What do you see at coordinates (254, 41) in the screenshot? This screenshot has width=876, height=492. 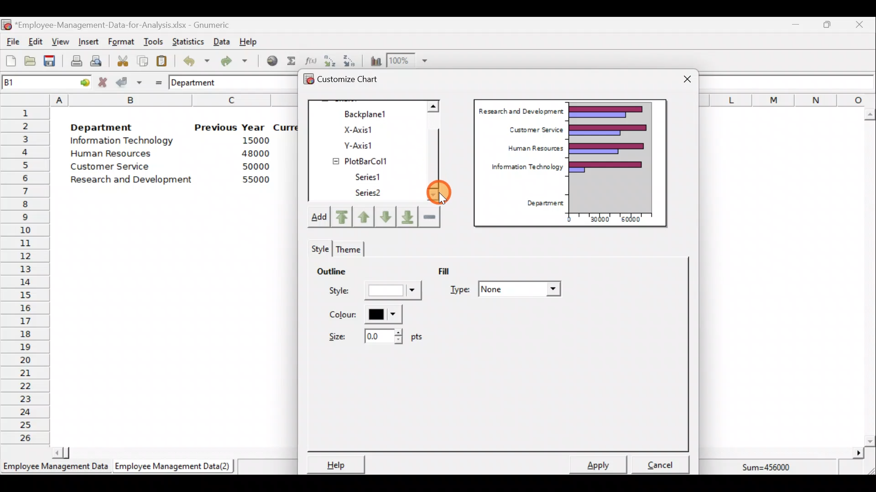 I see `Help` at bounding box center [254, 41].